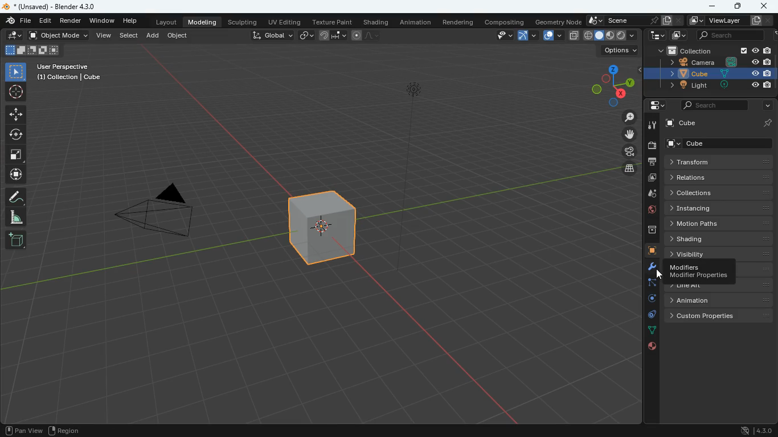  I want to click on image size, so click(31, 50).